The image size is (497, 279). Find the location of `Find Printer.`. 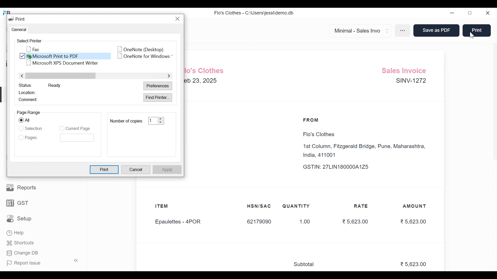

Find Printer. is located at coordinates (158, 97).